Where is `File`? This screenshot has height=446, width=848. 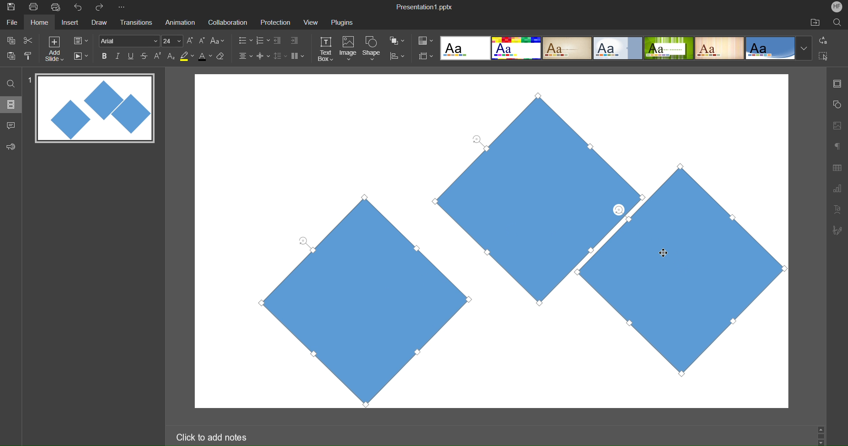 File is located at coordinates (13, 22).